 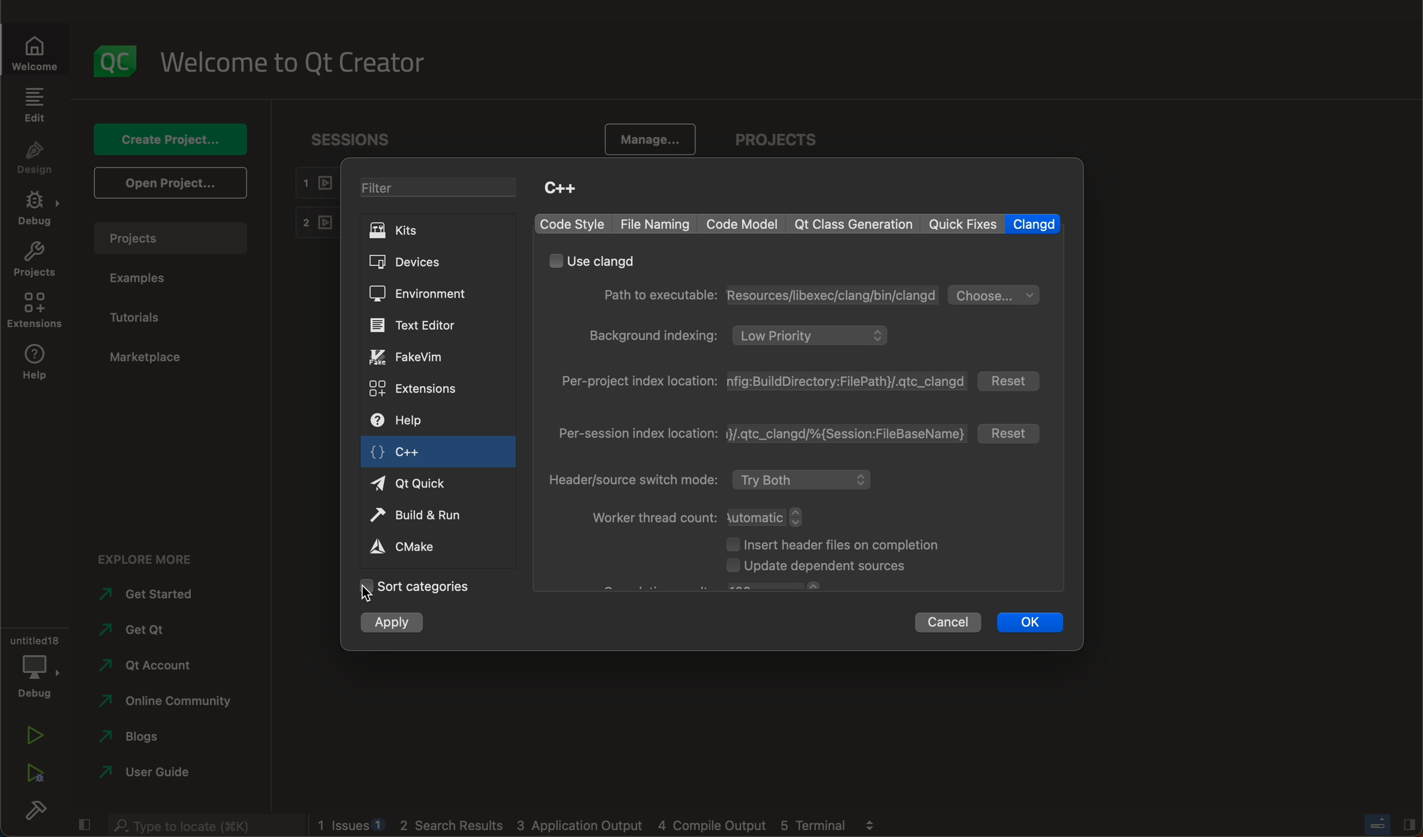 I want to click on categories, so click(x=428, y=591).